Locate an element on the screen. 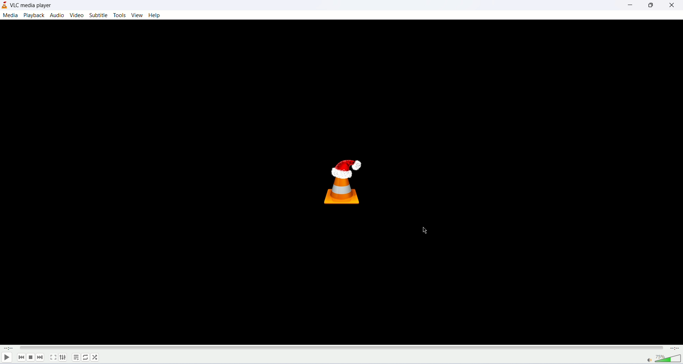 This screenshot has width=683, height=364. maximize is located at coordinates (652, 5).